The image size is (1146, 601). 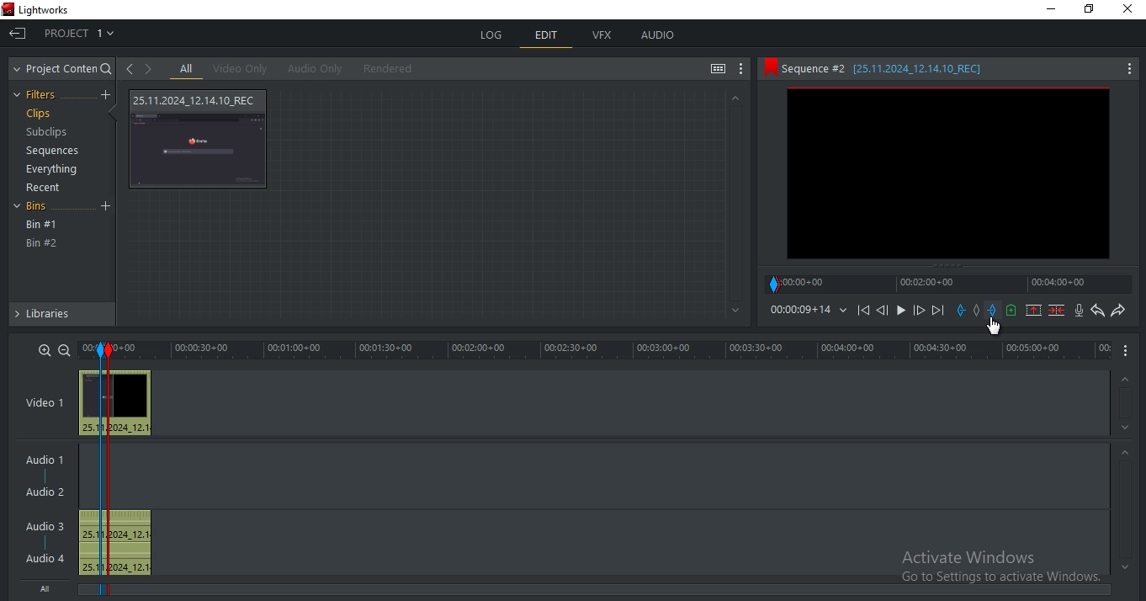 I want to click on add an out mark, so click(x=993, y=310).